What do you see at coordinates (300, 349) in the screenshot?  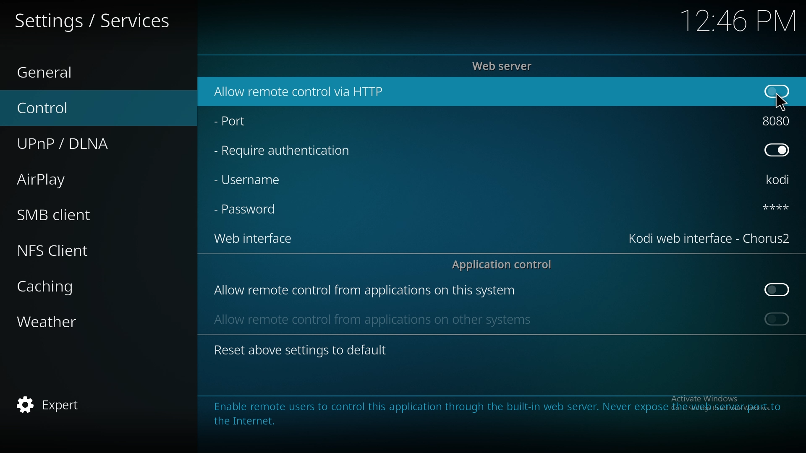 I see `reset above settings to default` at bounding box center [300, 349].